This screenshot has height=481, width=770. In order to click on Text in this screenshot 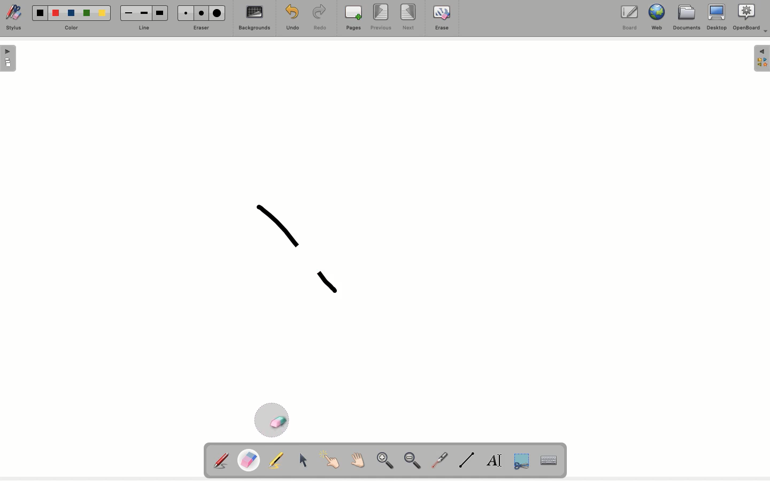, I will do `click(495, 460)`.